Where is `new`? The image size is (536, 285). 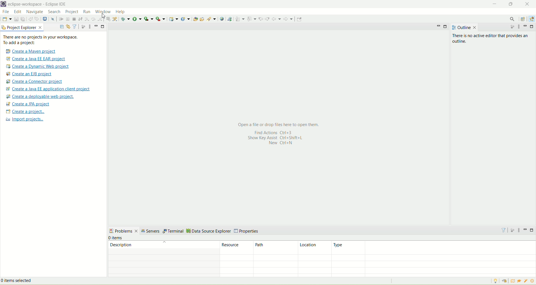 new is located at coordinates (7, 19).